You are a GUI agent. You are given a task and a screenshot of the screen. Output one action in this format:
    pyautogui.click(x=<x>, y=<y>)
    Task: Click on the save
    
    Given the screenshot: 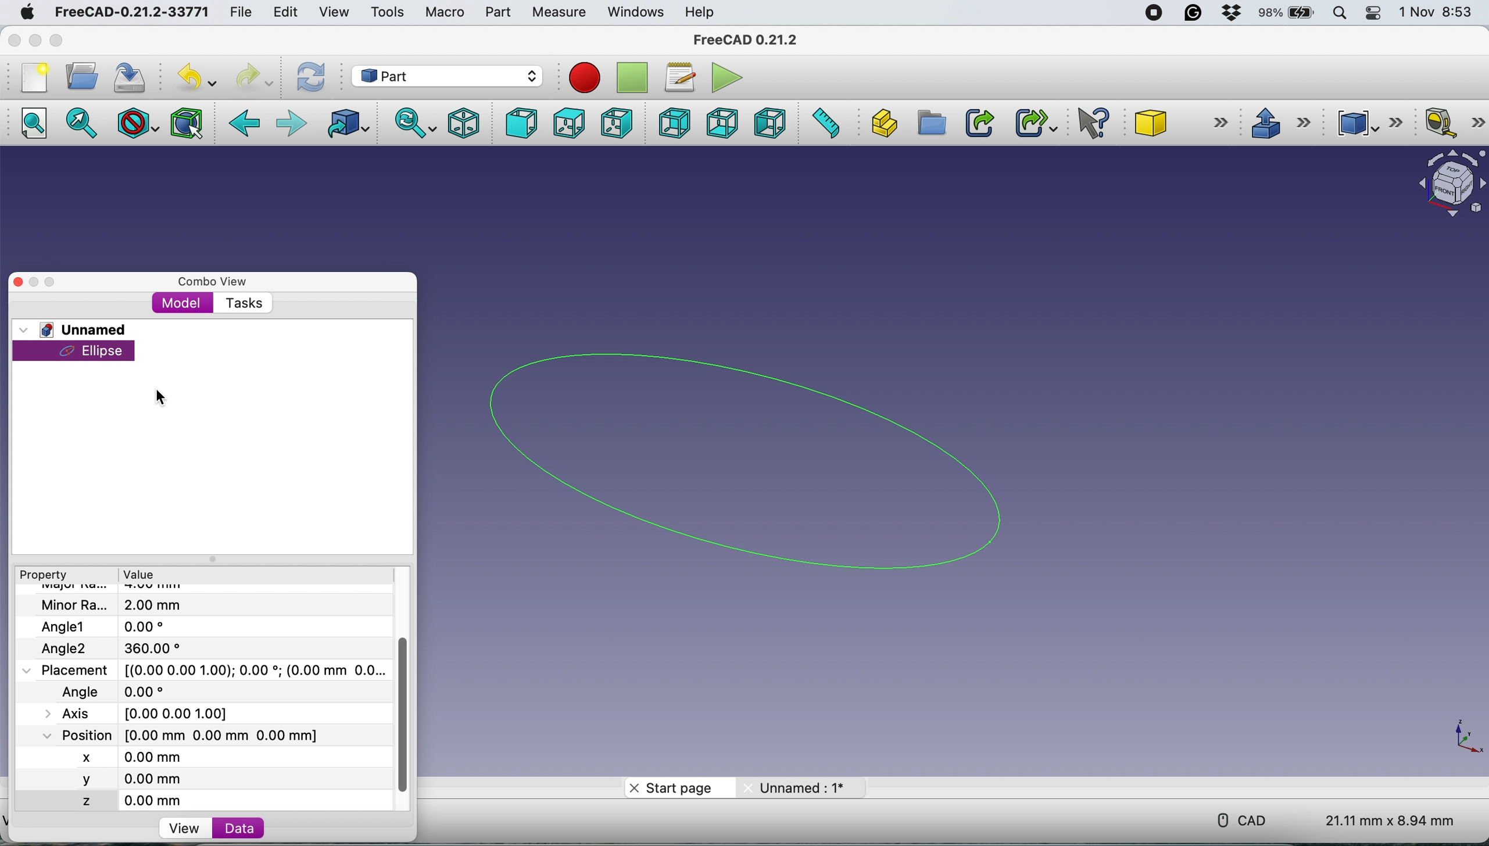 What is the action you would take?
    pyautogui.click(x=133, y=76)
    